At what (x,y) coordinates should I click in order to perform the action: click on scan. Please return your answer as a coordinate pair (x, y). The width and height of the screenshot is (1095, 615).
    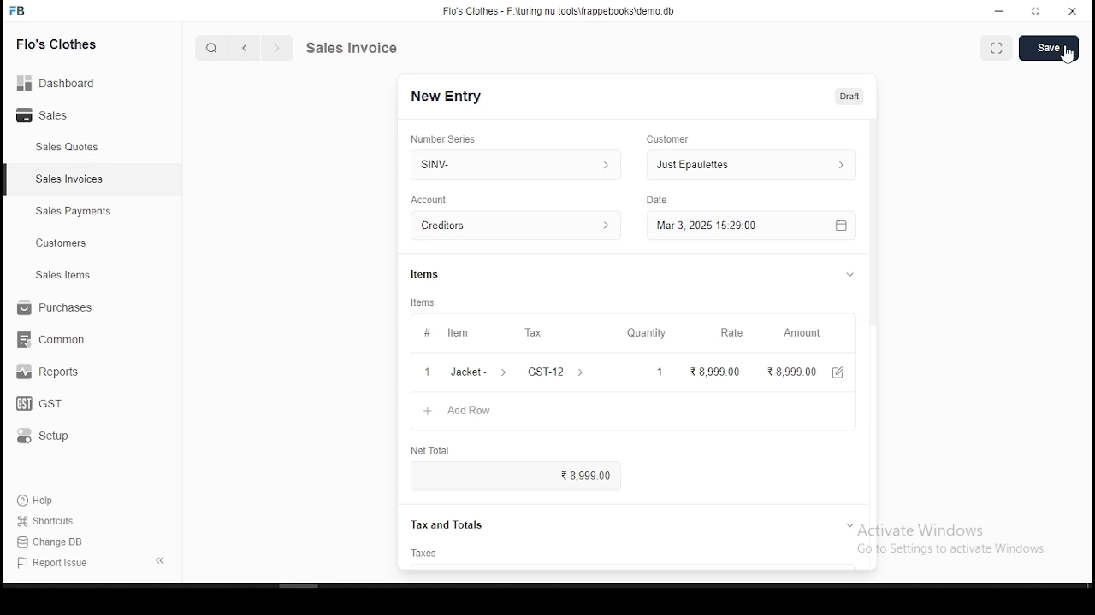
    Looking at the image, I should click on (998, 48).